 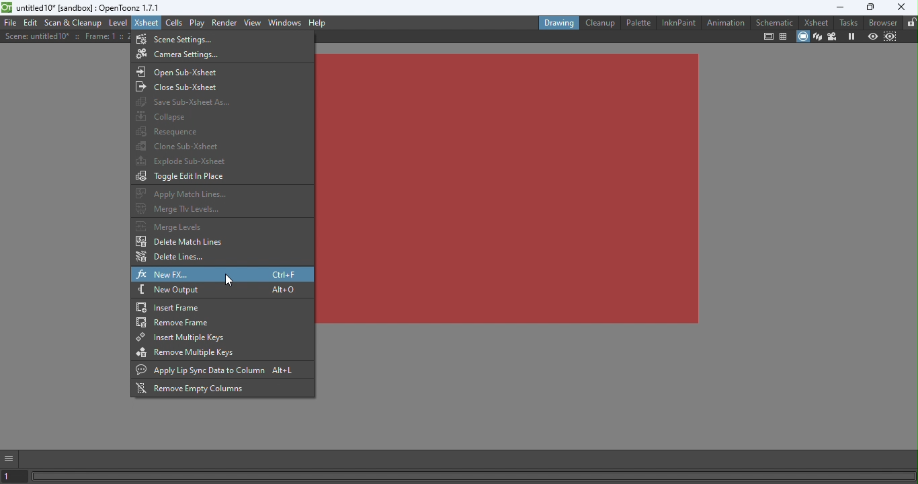 What do you see at coordinates (286, 22) in the screenshot?
I see `Windows` at bounding box center [286, 22].